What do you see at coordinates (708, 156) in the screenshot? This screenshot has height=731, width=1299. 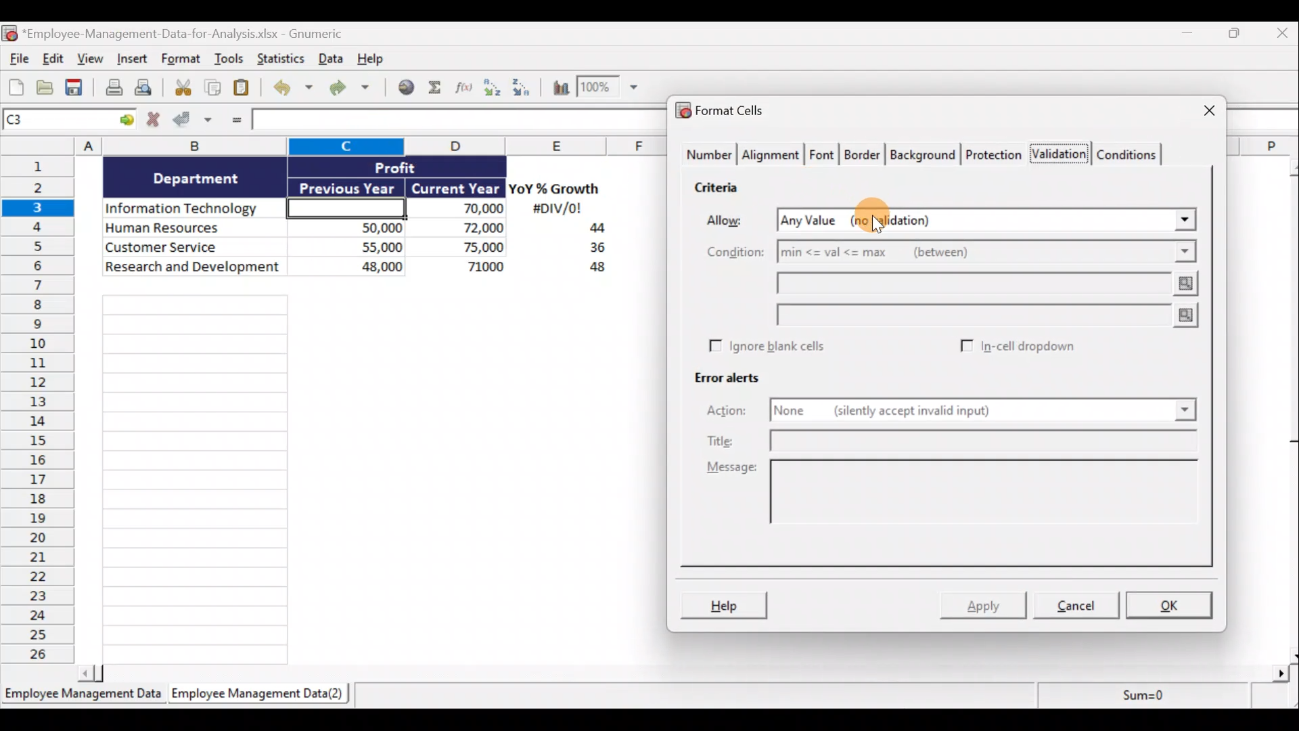 I see `Number` at bounding box center [708, 156].